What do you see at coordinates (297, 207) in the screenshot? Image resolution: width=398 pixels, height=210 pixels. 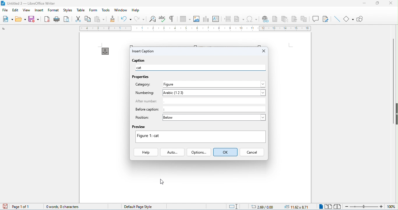 I see `object position` at bounding box center [297, 207].